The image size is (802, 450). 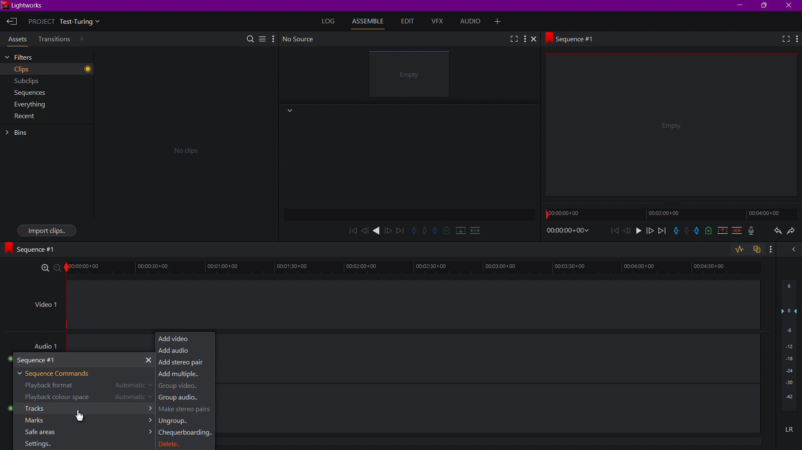 What do you see at coordinates (649, 232) in the screenshot?
I see `front` at bounding box center [649, 232].